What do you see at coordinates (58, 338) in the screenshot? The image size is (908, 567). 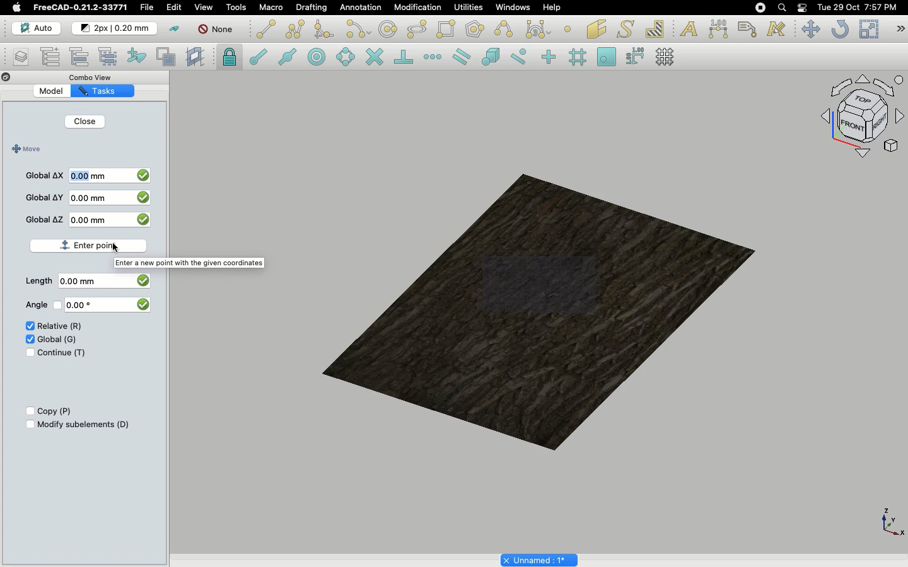 I see `Global` at bounding box center [58, 338].